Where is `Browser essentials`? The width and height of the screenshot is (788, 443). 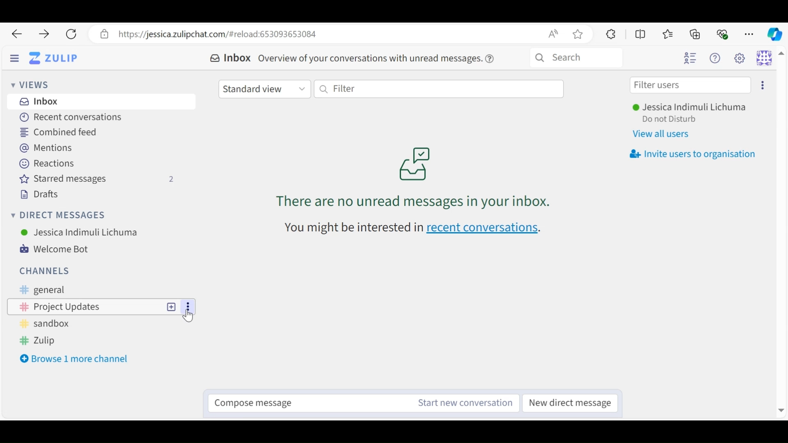
Browser essentials is located at coordinates (723, 33).